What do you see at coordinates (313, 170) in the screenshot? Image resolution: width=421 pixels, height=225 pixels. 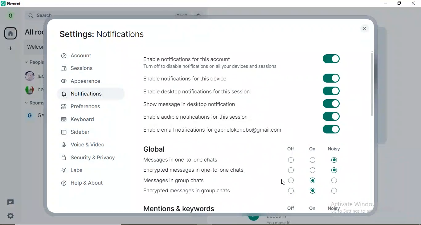 I see `switch off` at bounding box center [313, 170].